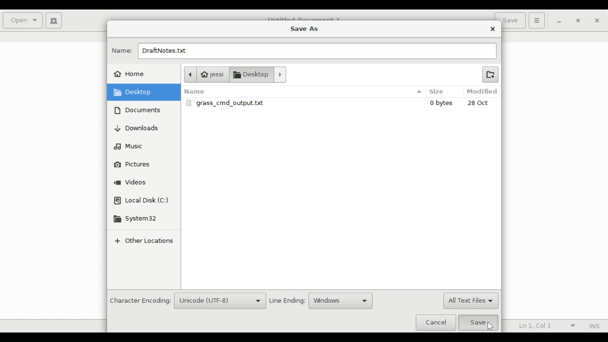 The height and width of the screenshot is (342, 608). I want to click on Application menu, so click(536, 20).